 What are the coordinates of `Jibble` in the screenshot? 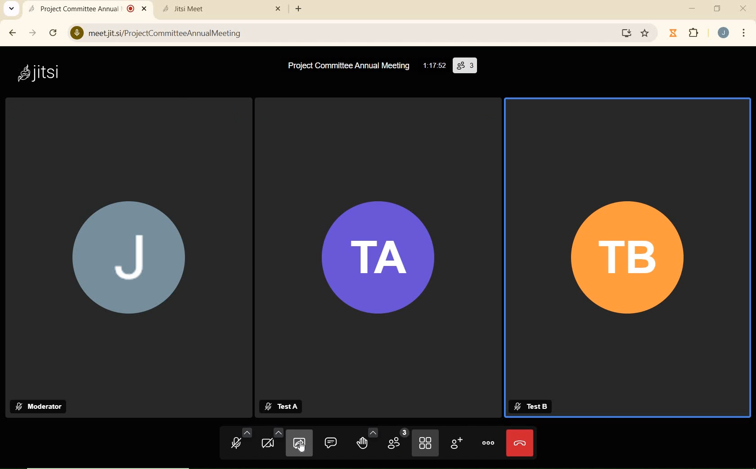 It's located at (673, 33).